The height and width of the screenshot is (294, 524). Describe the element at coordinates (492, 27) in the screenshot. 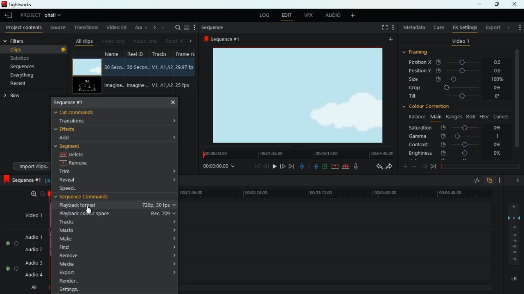

I see `export` at that location.